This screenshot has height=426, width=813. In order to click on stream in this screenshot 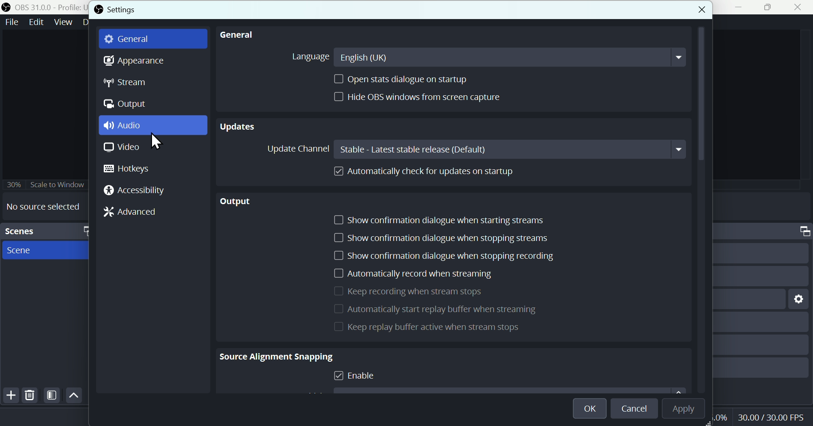, I will do `click(126, 82)`.